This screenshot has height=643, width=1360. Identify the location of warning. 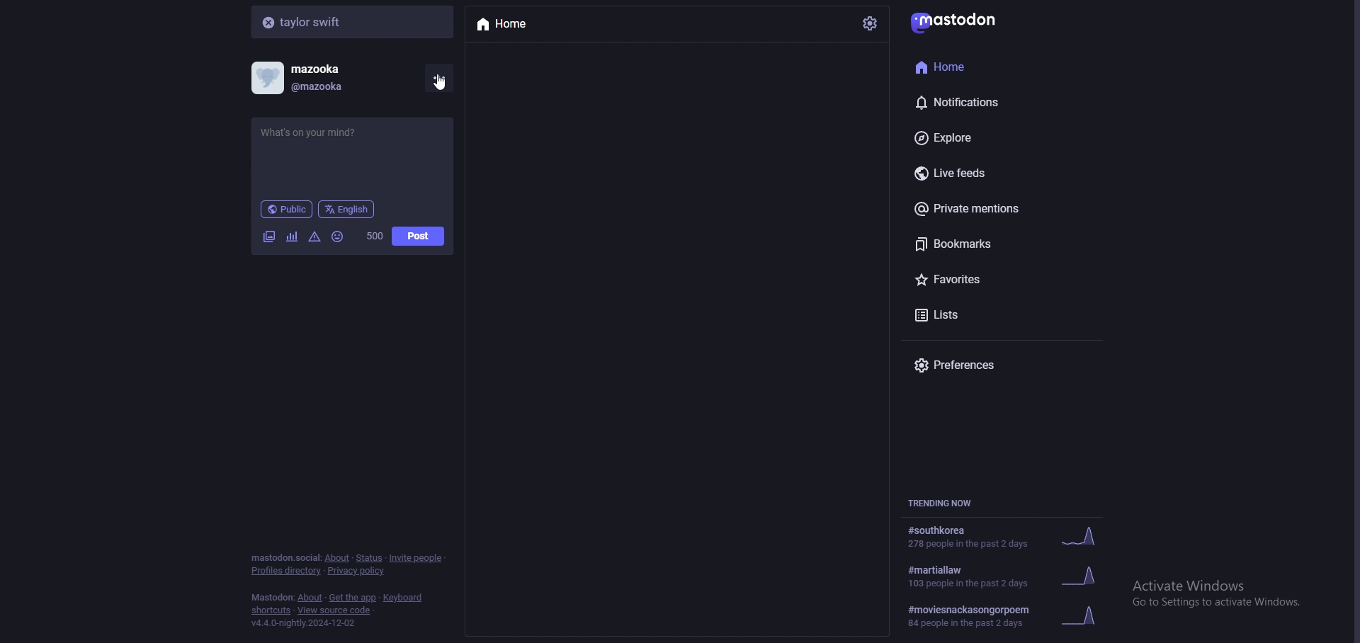
(315, 237).